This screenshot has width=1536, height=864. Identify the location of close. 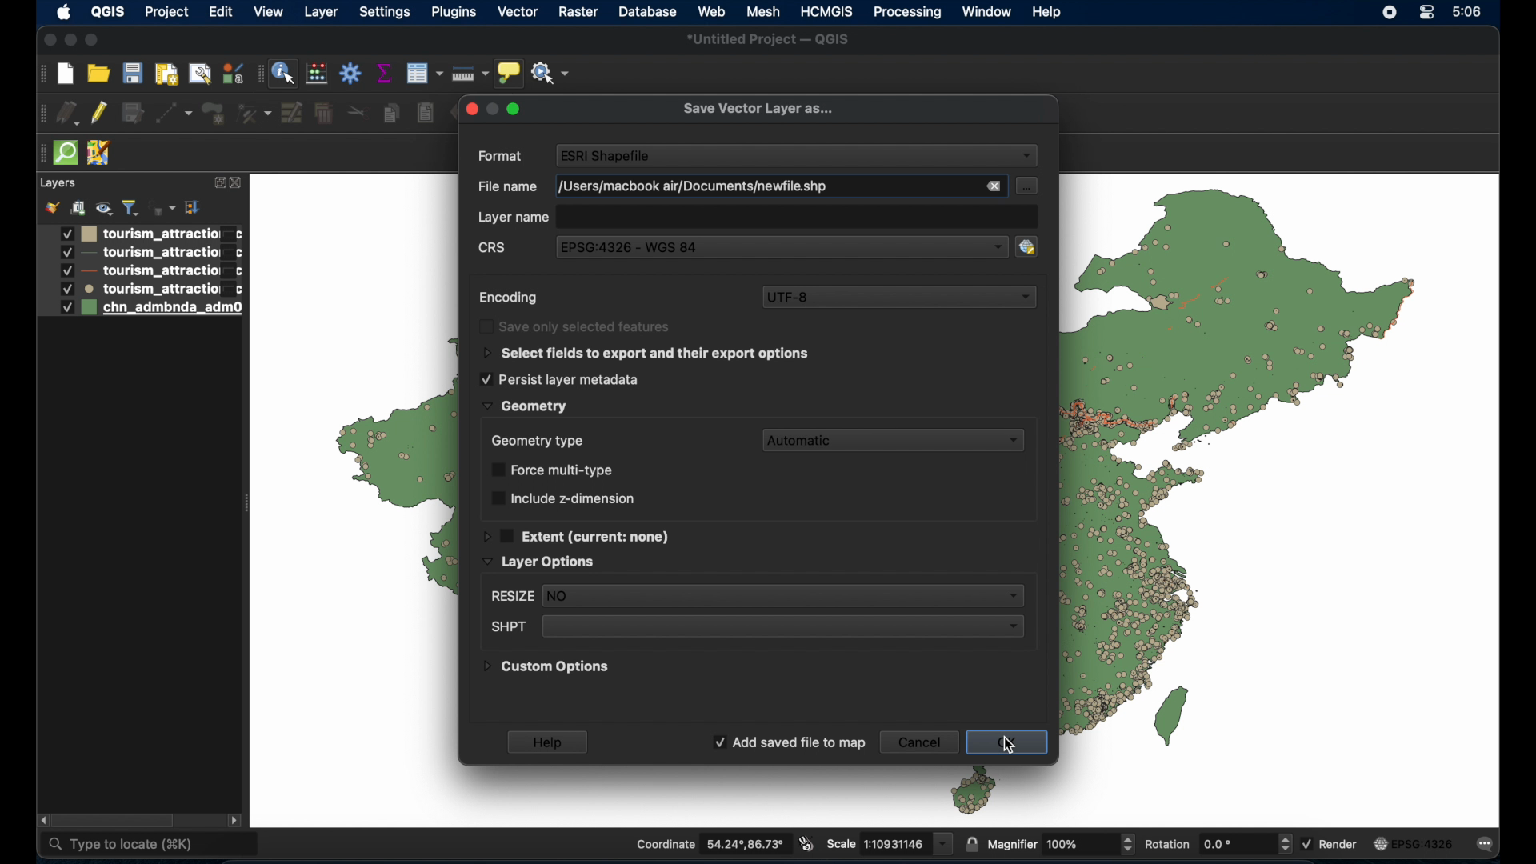
(238, 183).